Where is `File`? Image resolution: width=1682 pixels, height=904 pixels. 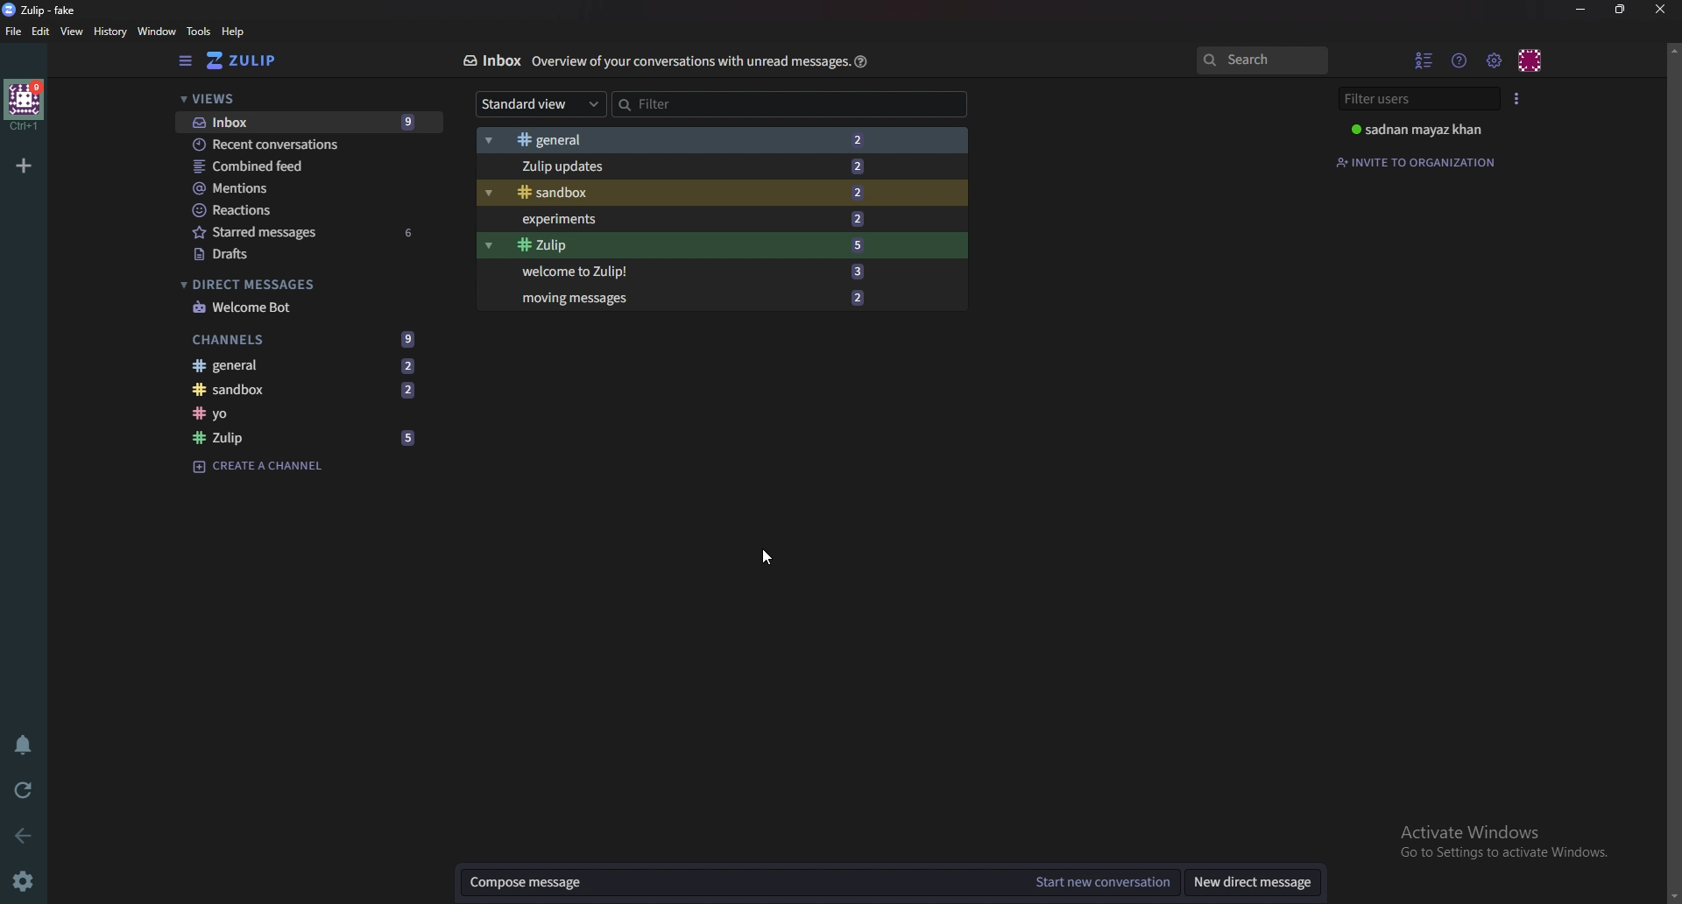
File is located at coordinates (14, 32).